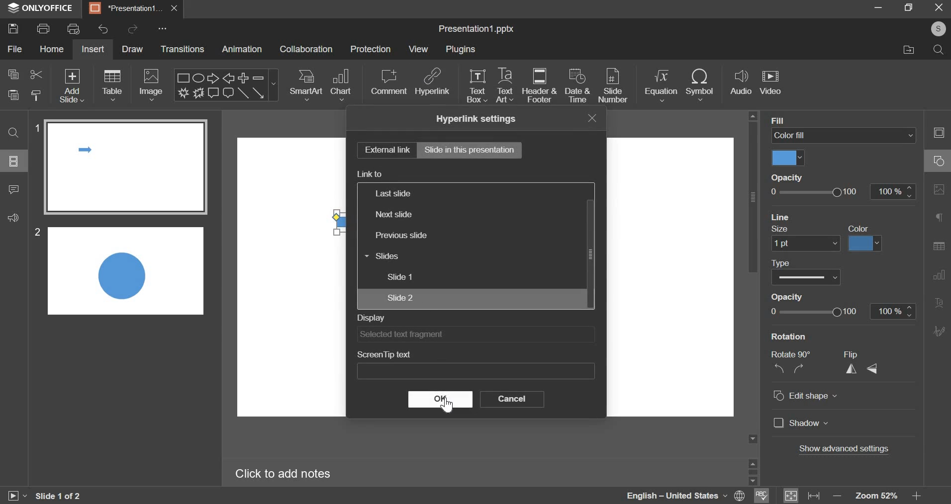 This screenshot has height=504, width=951. Describe the element at coordinates (199, 92) in the screenshot. I see `Explosion 2` at that location.